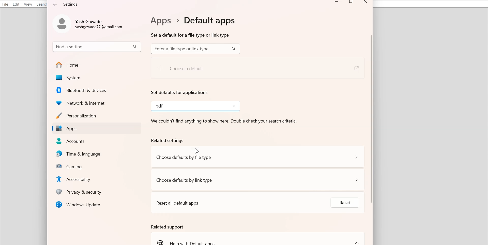  I want to click on Search, so click(42, 4).